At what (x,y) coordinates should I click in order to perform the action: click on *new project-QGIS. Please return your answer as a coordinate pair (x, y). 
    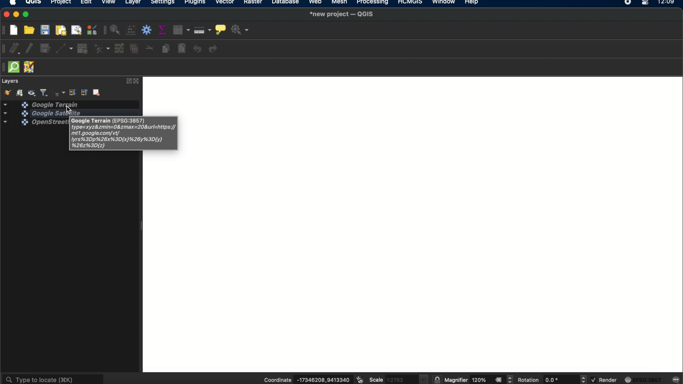
    Looking at the image, I should click on (342, 15).